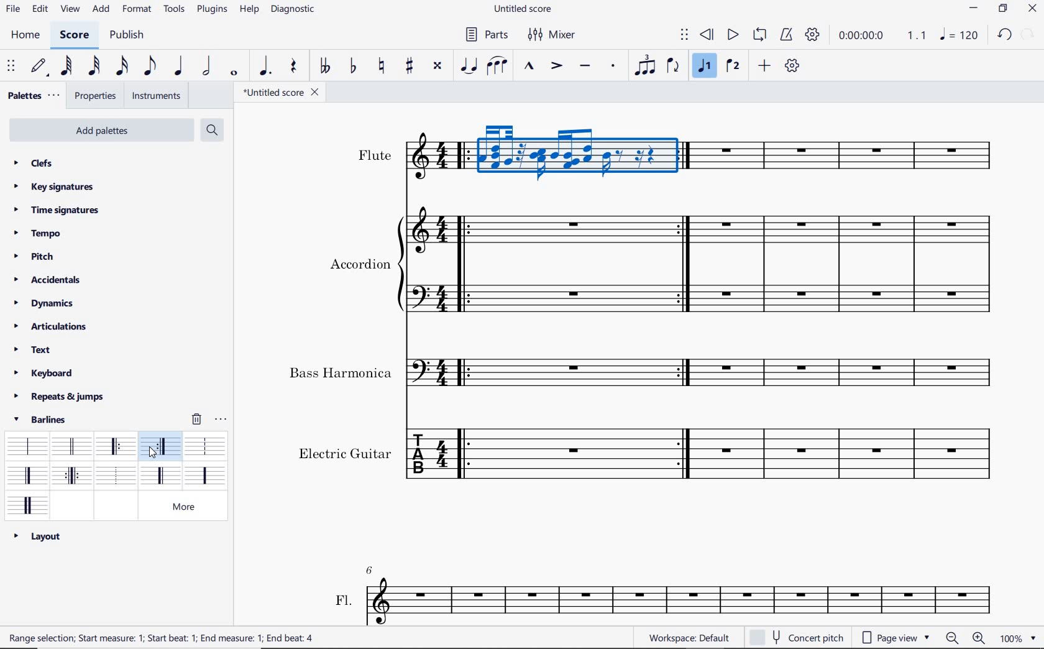 This screenshot has height=649, width=1044. I want to click on Instrument: Bass Harmonica, so click(429, 369).